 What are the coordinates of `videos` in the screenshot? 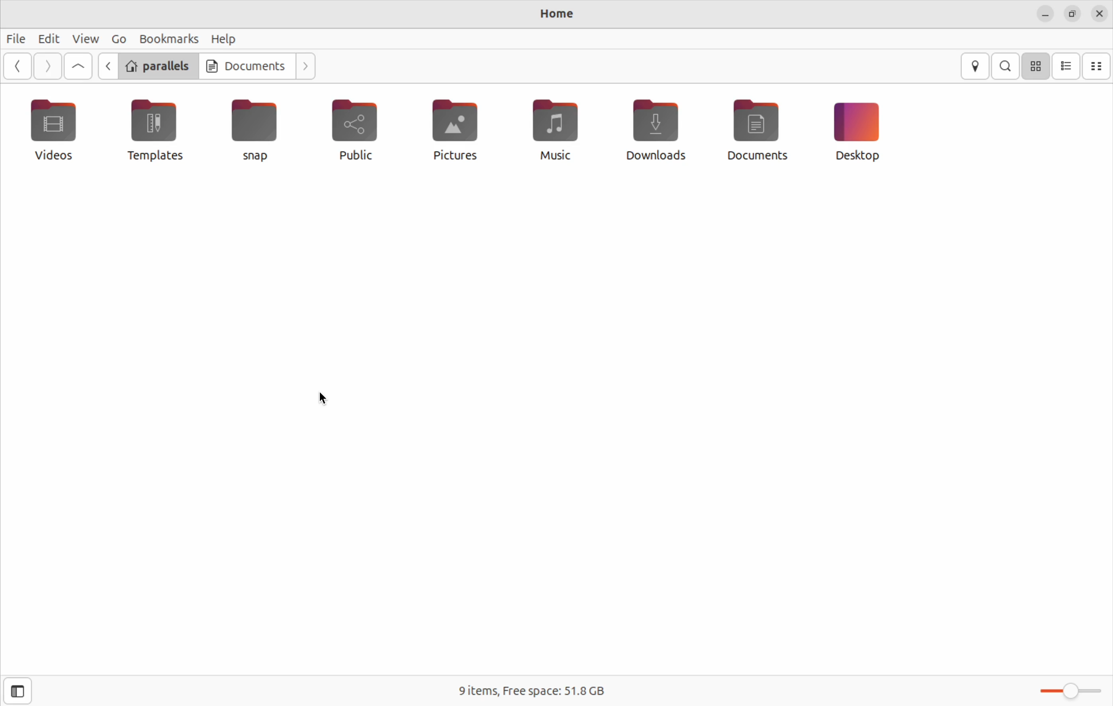 It's located at (59, 134).